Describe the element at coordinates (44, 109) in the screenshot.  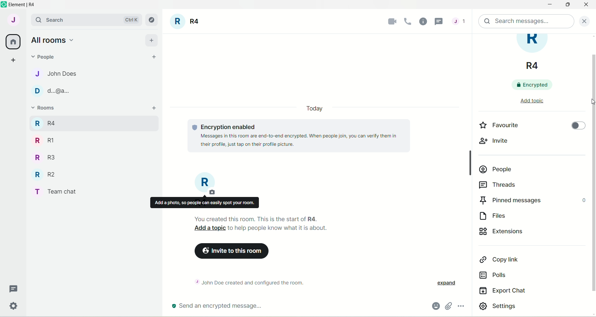
I see `rooms` at that location.